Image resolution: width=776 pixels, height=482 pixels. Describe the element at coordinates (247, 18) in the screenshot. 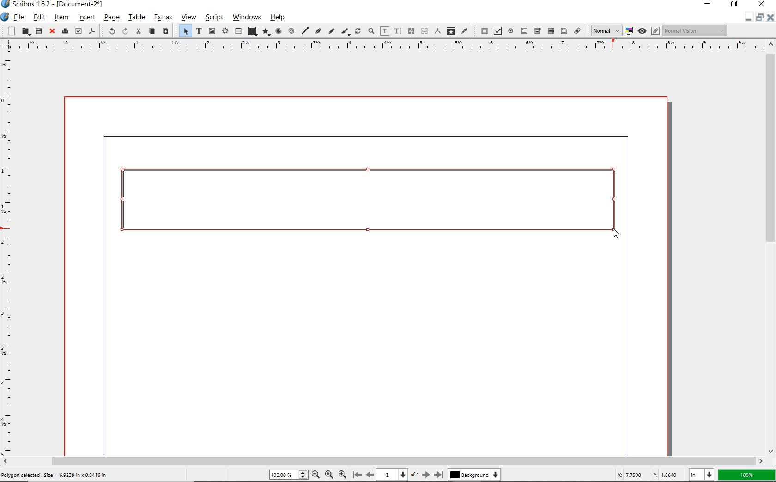

I see `windows` at that location.